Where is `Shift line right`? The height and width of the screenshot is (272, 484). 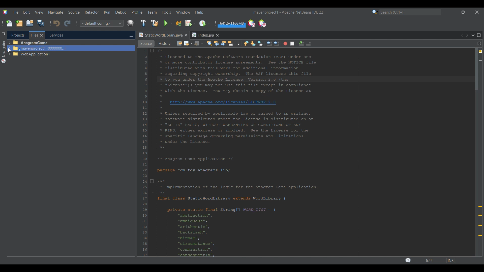
Shift line right is located at coordinates (276, 44).